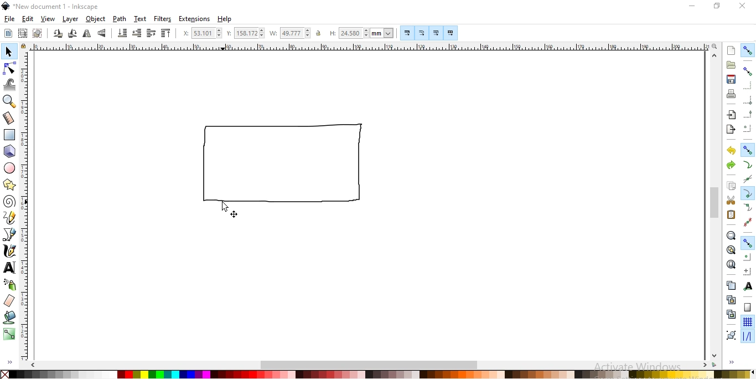  Describe the element at coordinates (713, 47) in the screenshot. I see `zoom` at that location.